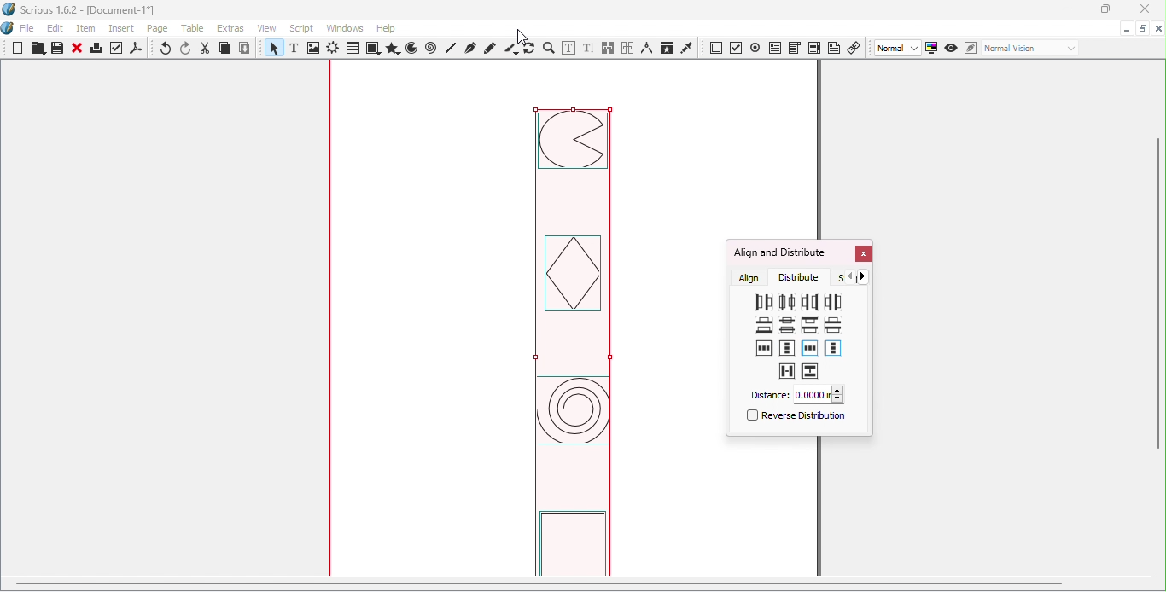 Image resolution: width=1166 pixels, height=592 pixels. What do you see at coordinates (304, 27) in the screenshot?
I see `Script` at bounding box center [304, 27].